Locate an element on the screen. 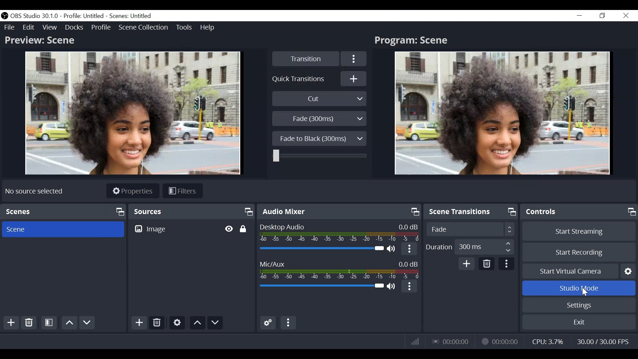  Add Quick Transition is located at coordinates (352, 80).